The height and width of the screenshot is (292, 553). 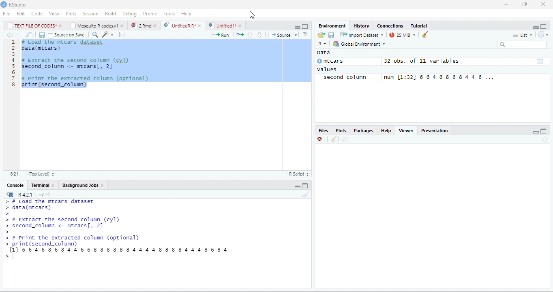 What do you see at coordinates (345, 77) in the screenshot?
I see `second_column` at bounding box center [345, 77].